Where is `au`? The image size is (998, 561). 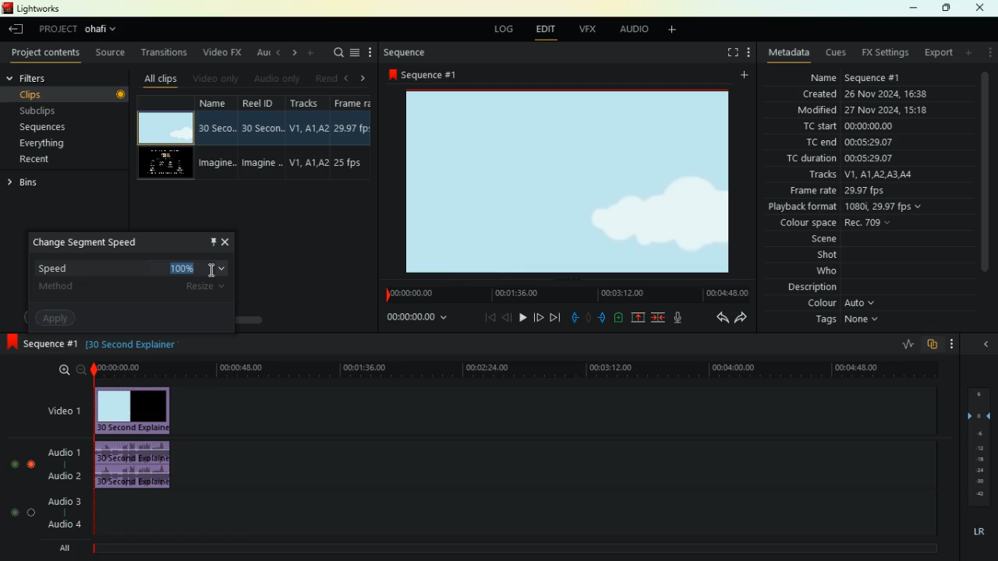 au is located at coordinates (264, 54).